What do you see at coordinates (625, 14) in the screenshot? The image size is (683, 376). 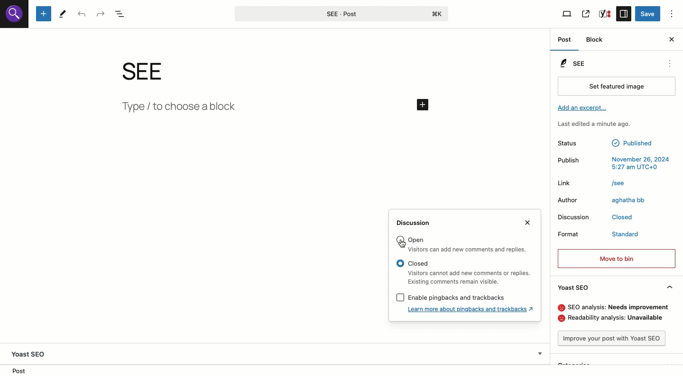 I see `Sidebar` at bounding box center [625, 14].